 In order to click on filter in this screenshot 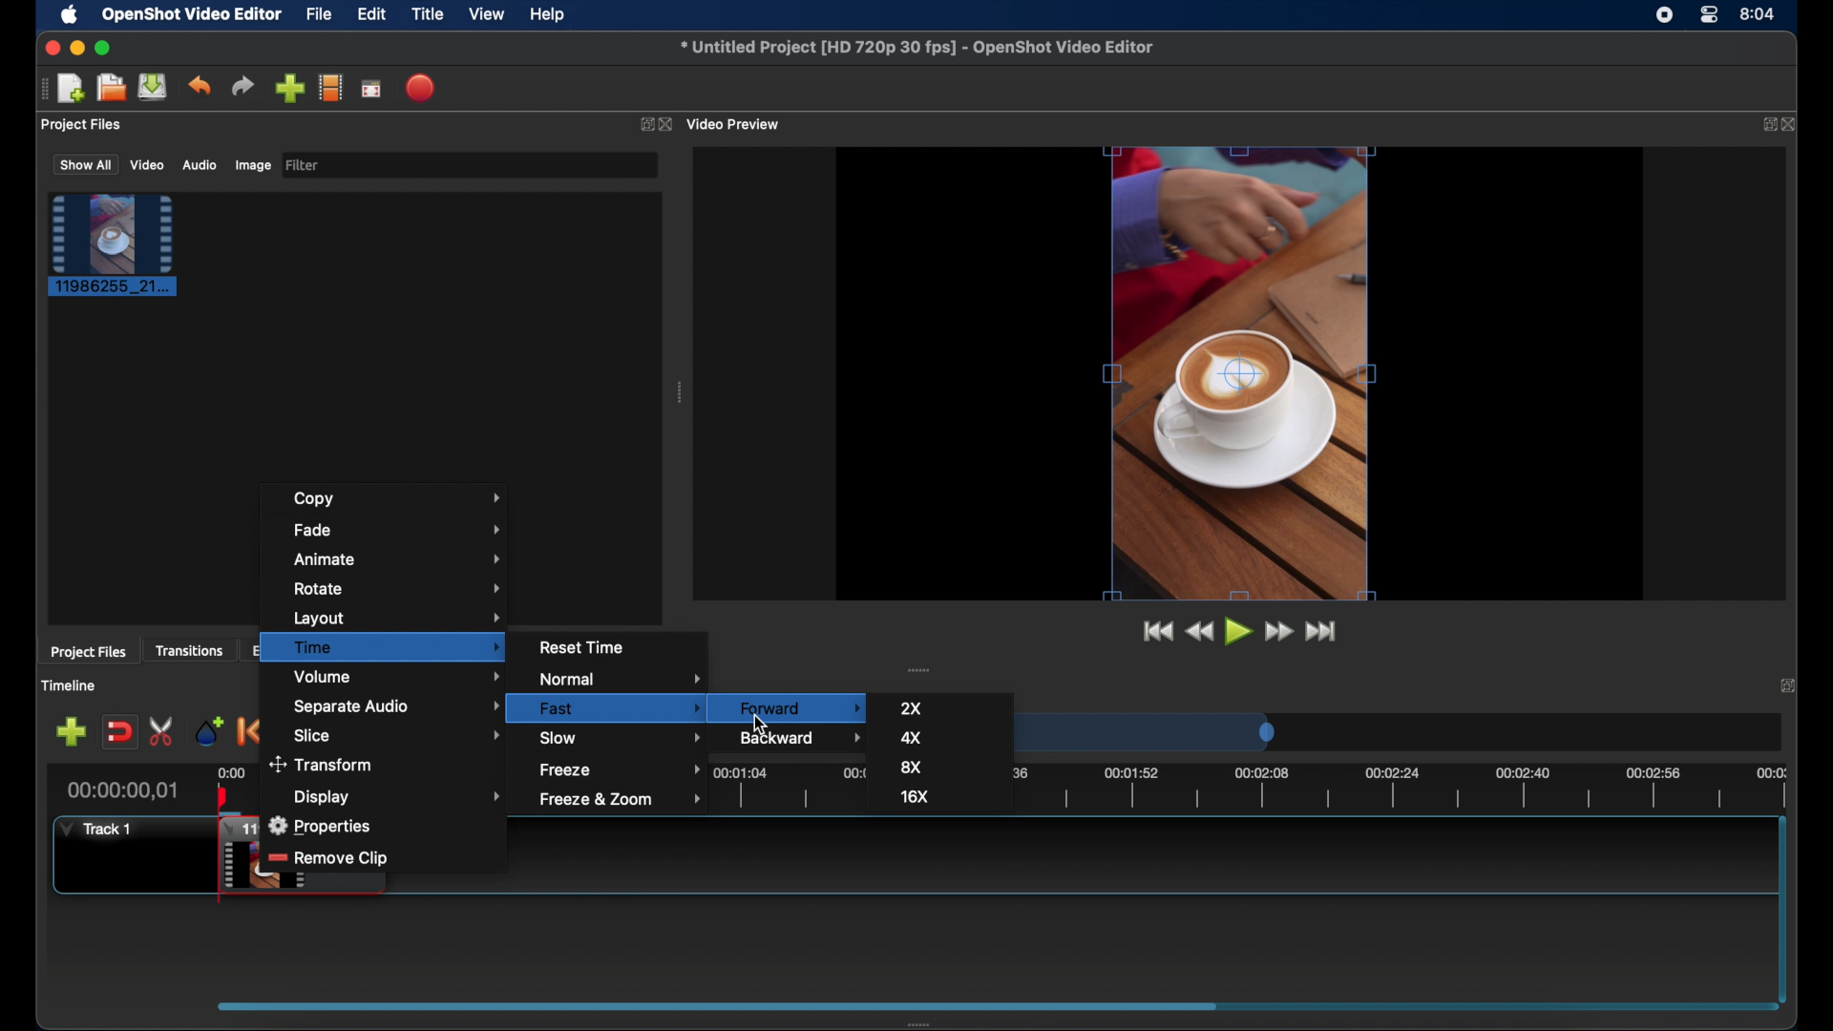, I will do `click(304, 165)`.